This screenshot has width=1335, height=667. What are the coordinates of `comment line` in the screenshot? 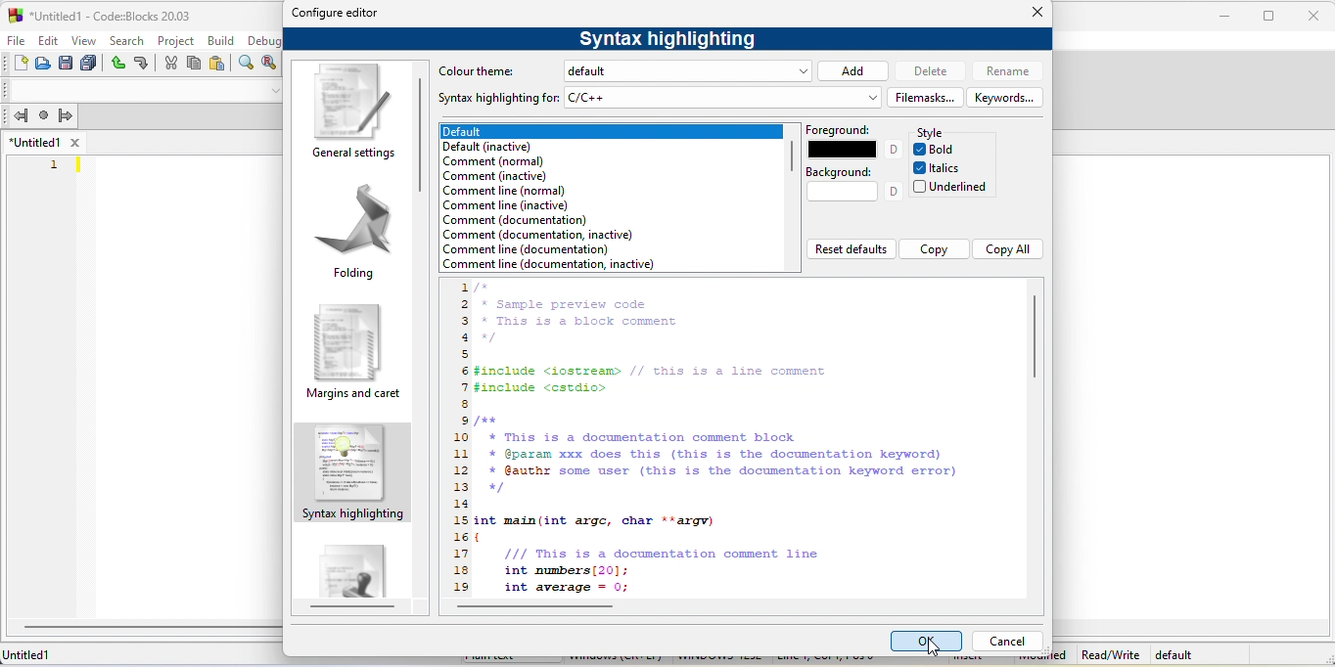 It's located at (549, 265).